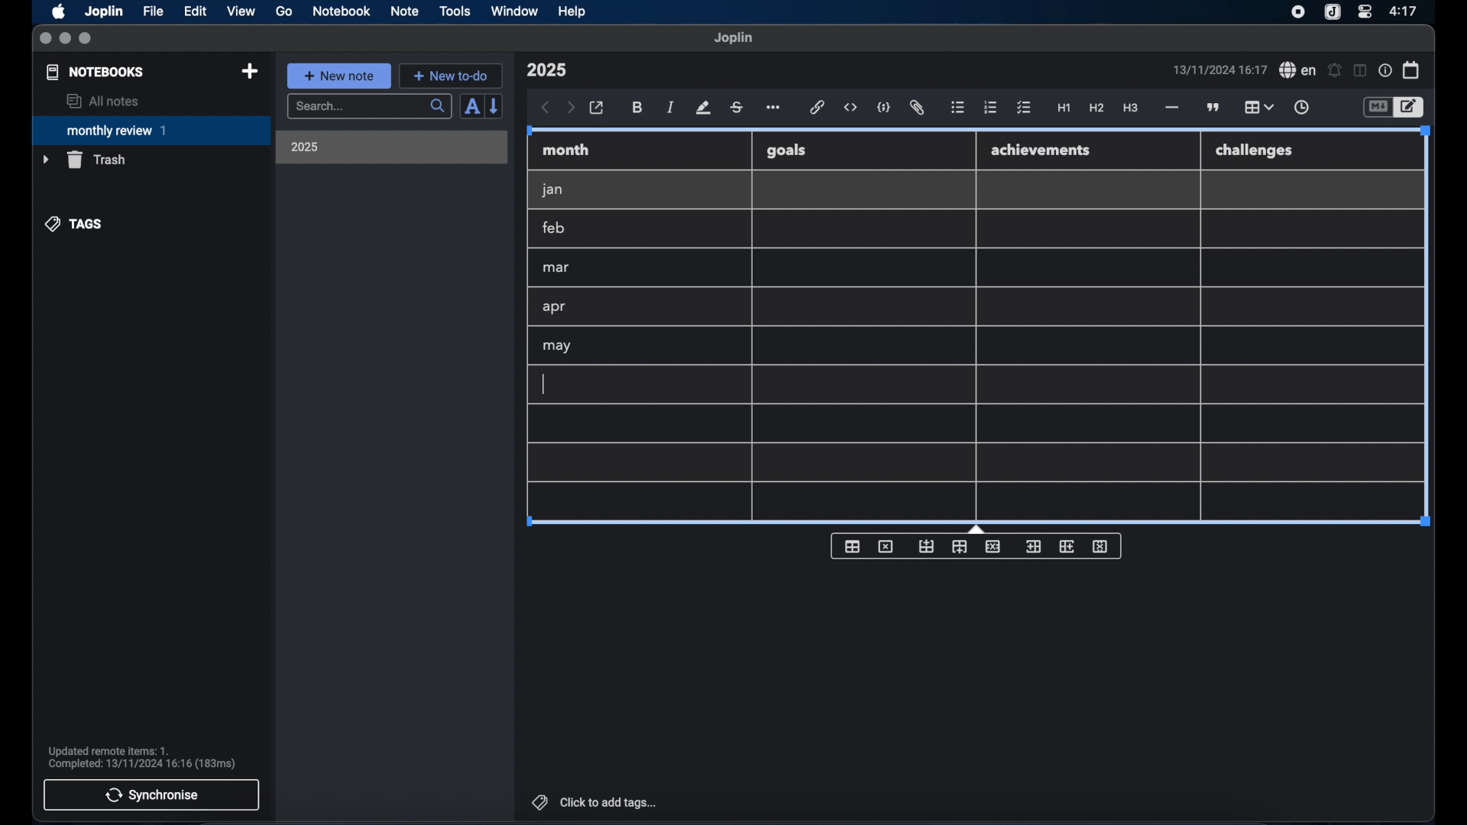 The width and height of the screenshot is (1467, 825). I want to click on achievements, so click(1041, 150).